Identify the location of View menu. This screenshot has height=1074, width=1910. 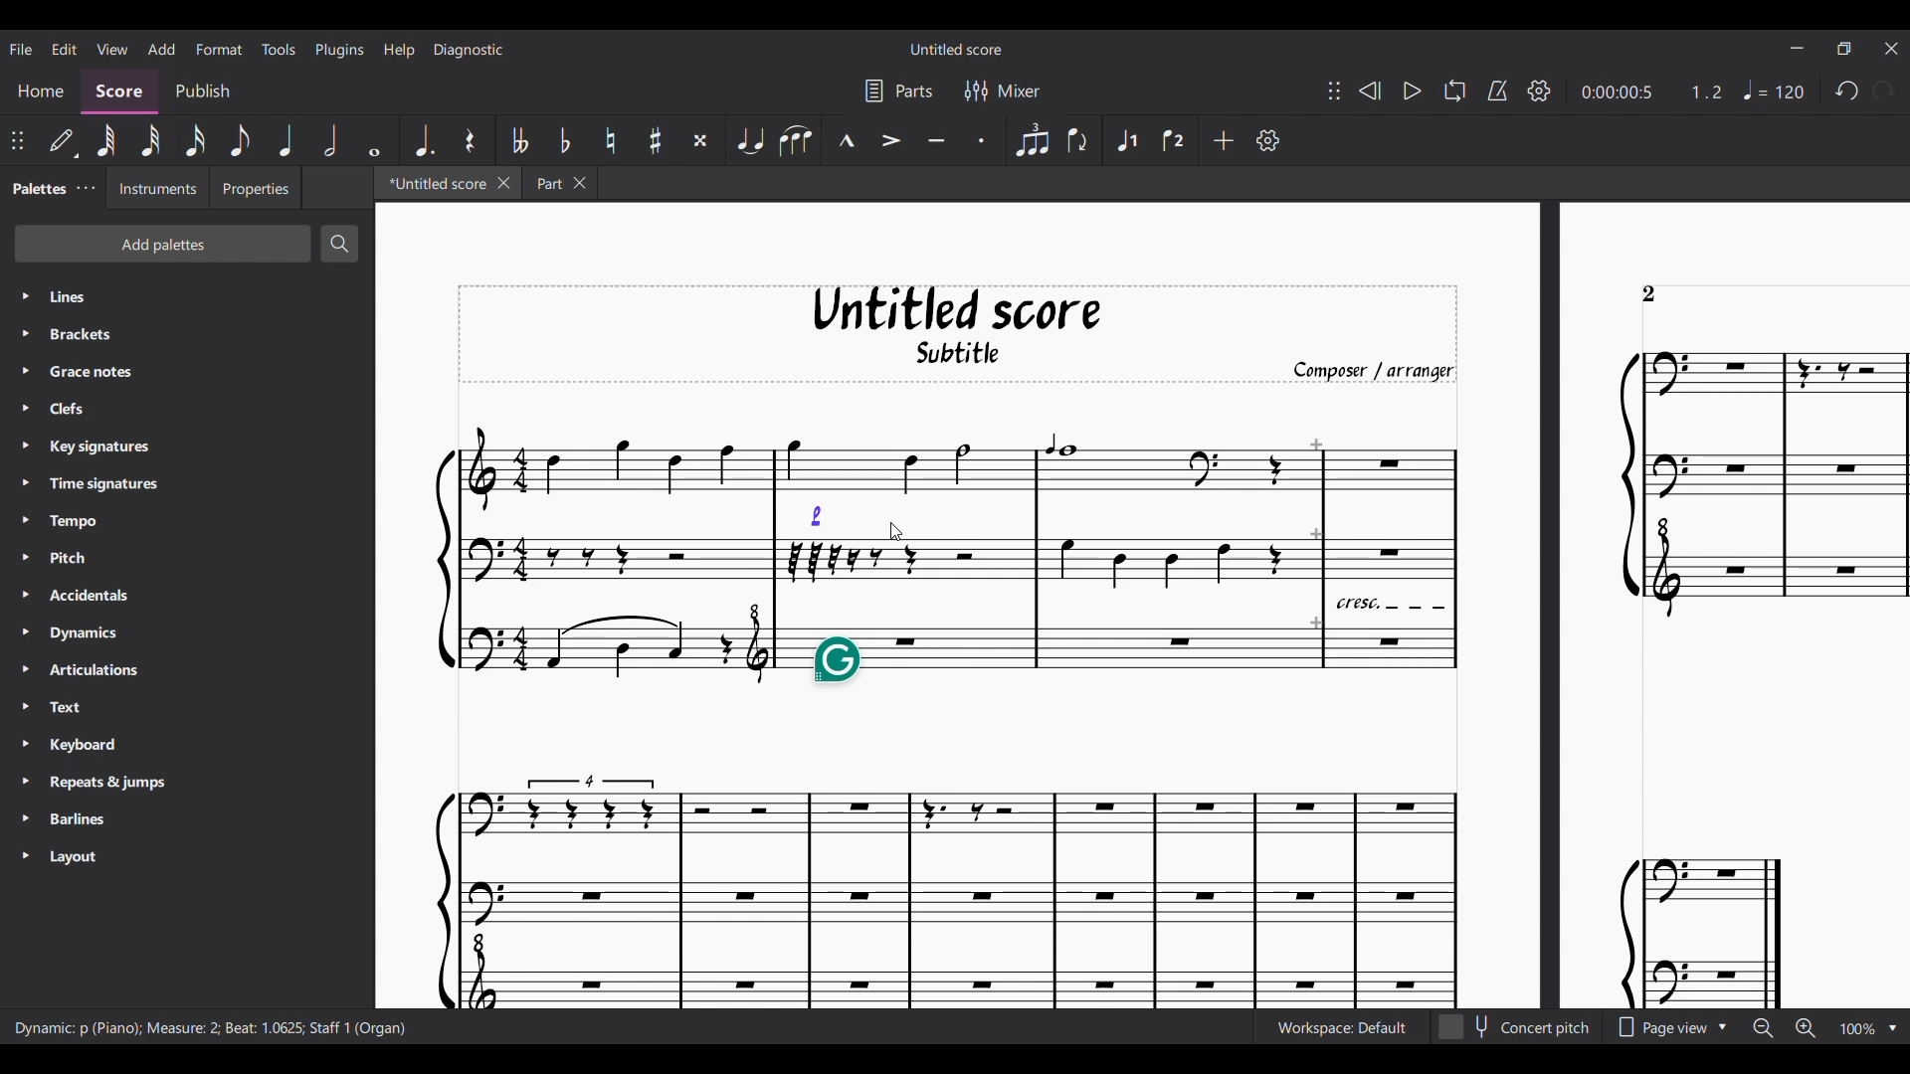
(112, 48).